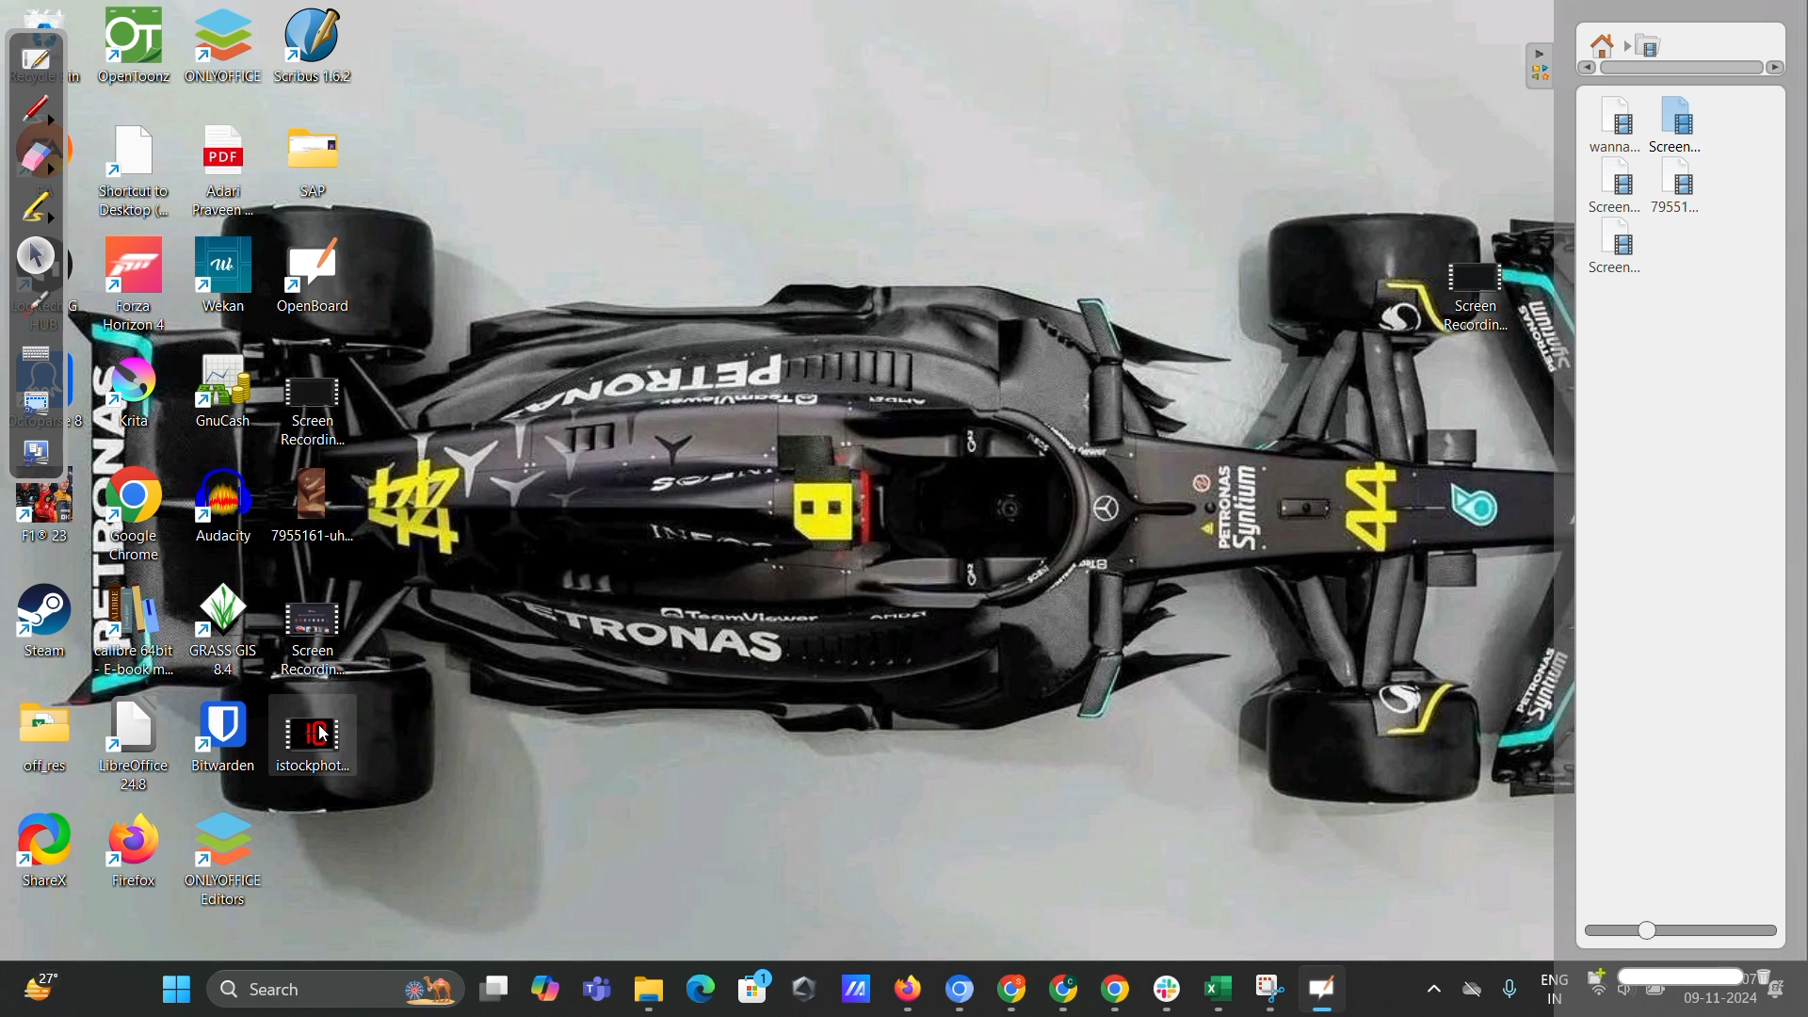  What do you see at coordinates (141, 750) in the screenshot?
I see `LibreOffice 44.8` at bounding box center [141, 750].